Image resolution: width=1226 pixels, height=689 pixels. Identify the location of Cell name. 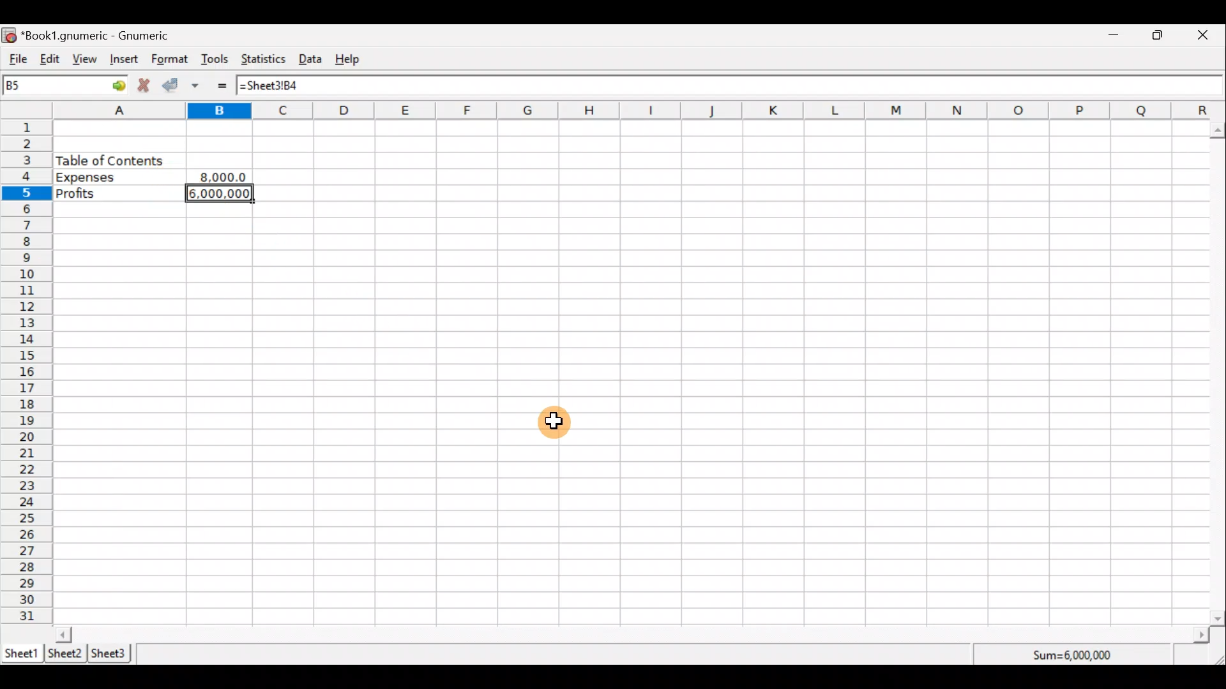
(66, 85).